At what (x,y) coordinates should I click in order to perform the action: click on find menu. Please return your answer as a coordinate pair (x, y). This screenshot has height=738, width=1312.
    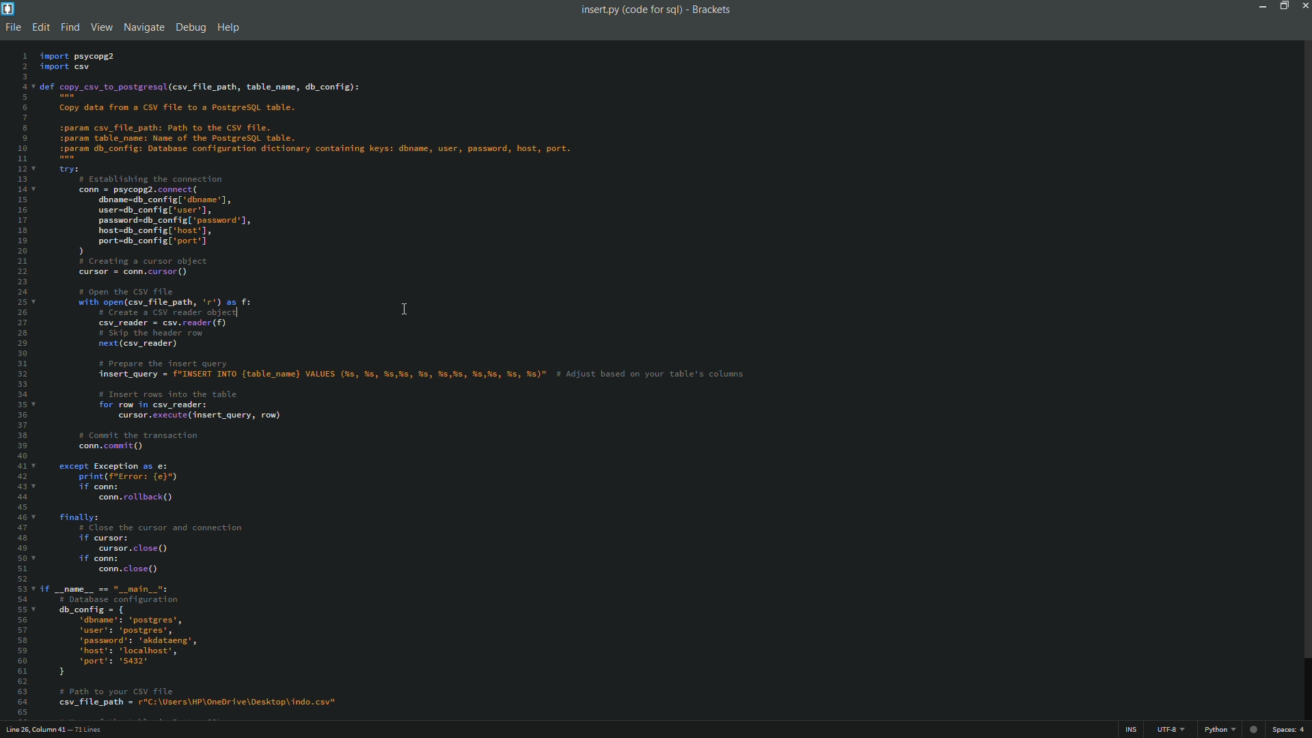
    Looking at the image, I should click on (68, 27).